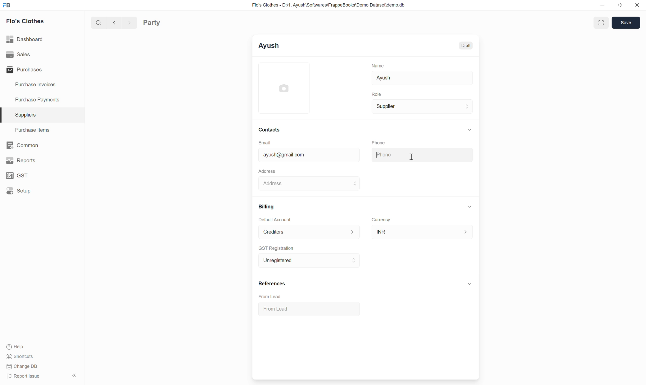  What do you see at coordinates (602, 5) in the screenshot?
I see `Minimize` at bounding box center [602, 5].